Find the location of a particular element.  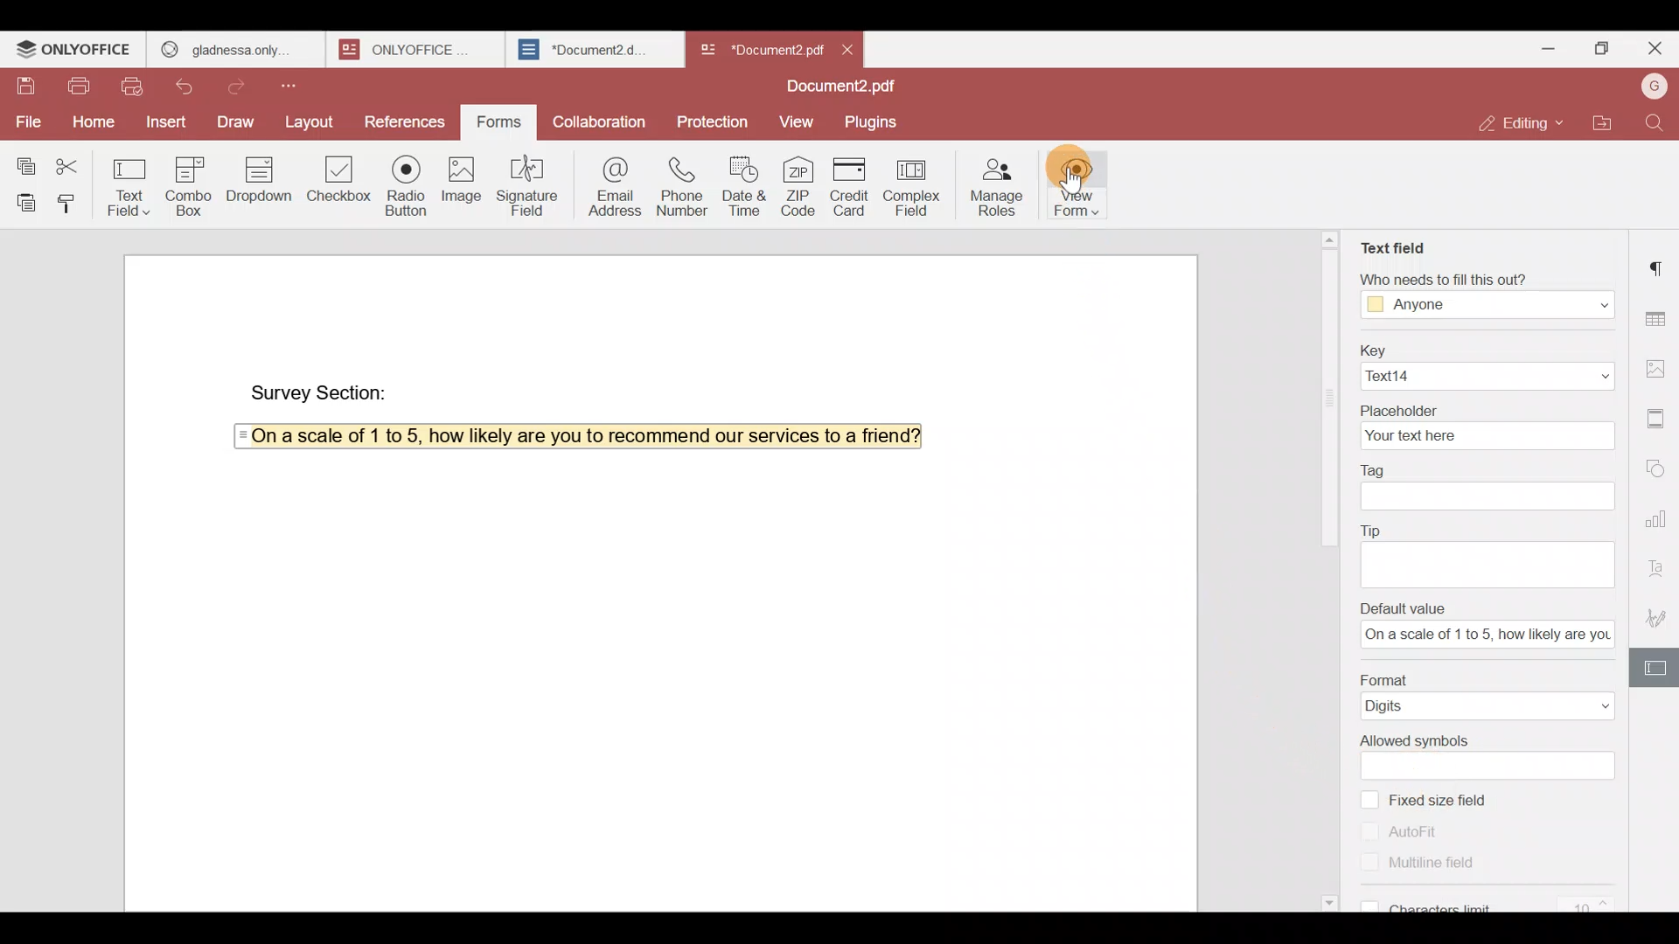

scroll bar is located at coordinates (1324, 390).